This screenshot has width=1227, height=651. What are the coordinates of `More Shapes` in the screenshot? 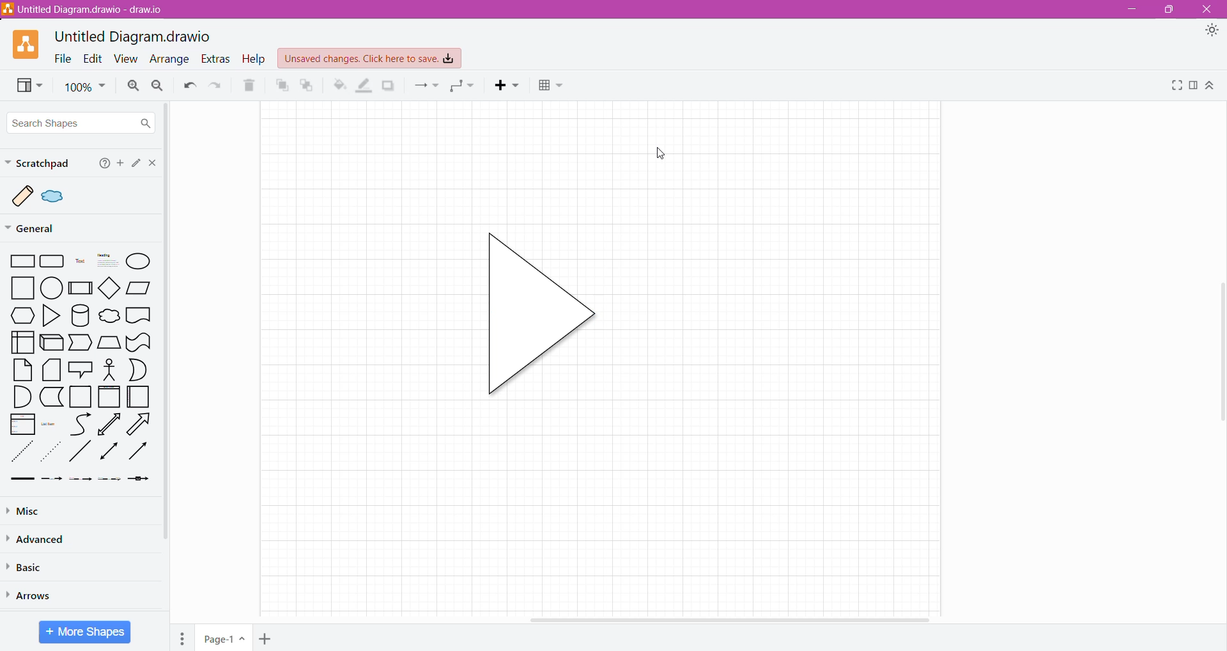 It's located at (85, 632).